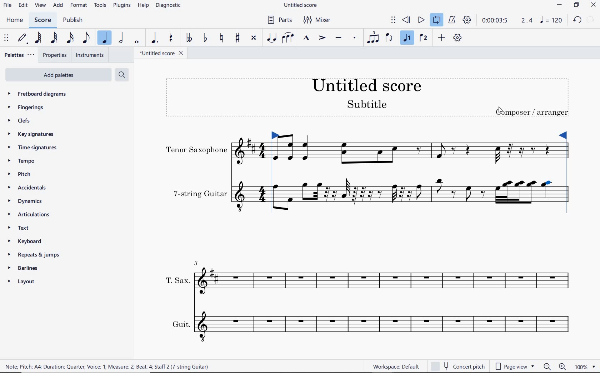 The width and height of the screenshot is (600, 373). I want to click on UNDO, so click(577, 21).